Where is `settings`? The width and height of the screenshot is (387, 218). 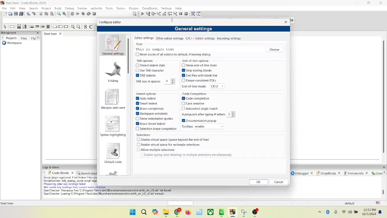 settings is located at coordinates (167, 8).